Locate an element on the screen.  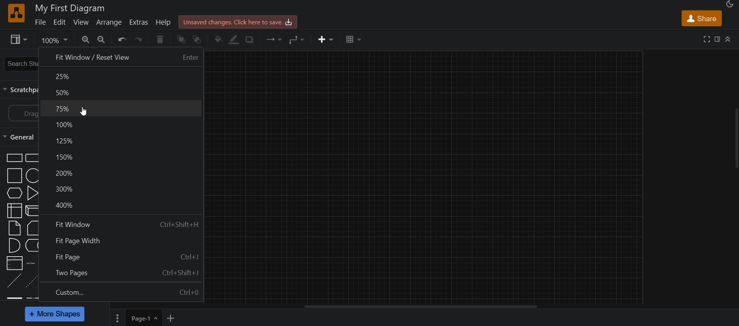
75% is located at coordinates (122, 109).